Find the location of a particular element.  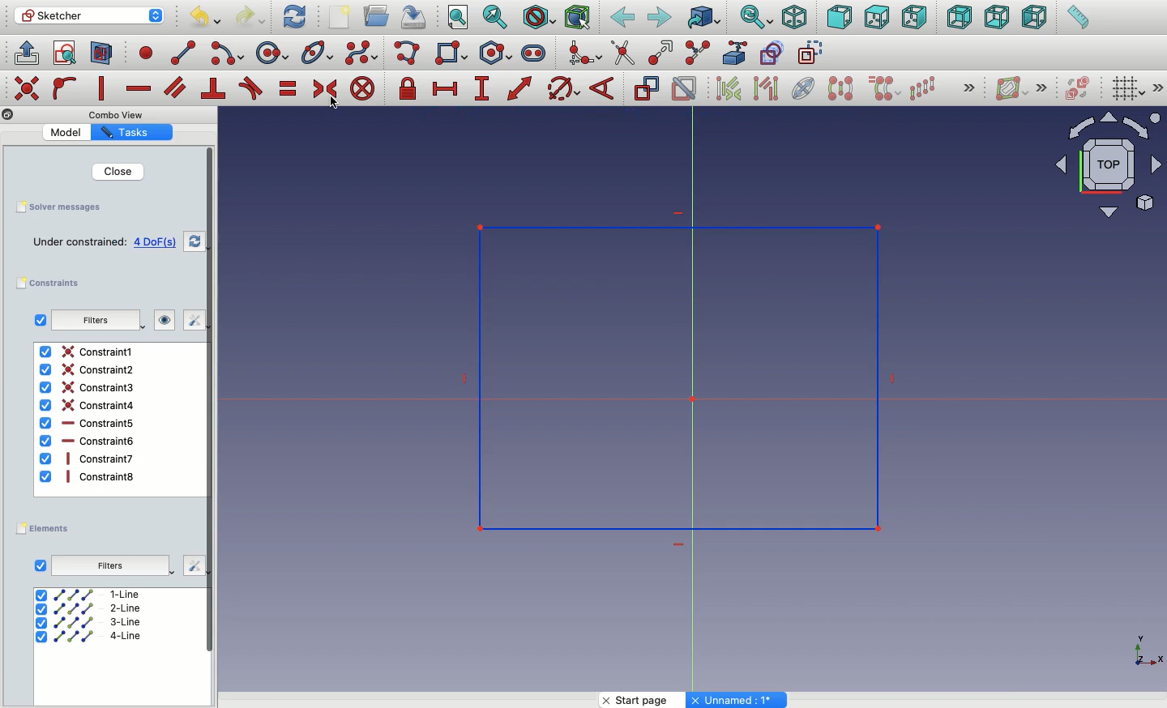

line is located at coordinates (184, 53).